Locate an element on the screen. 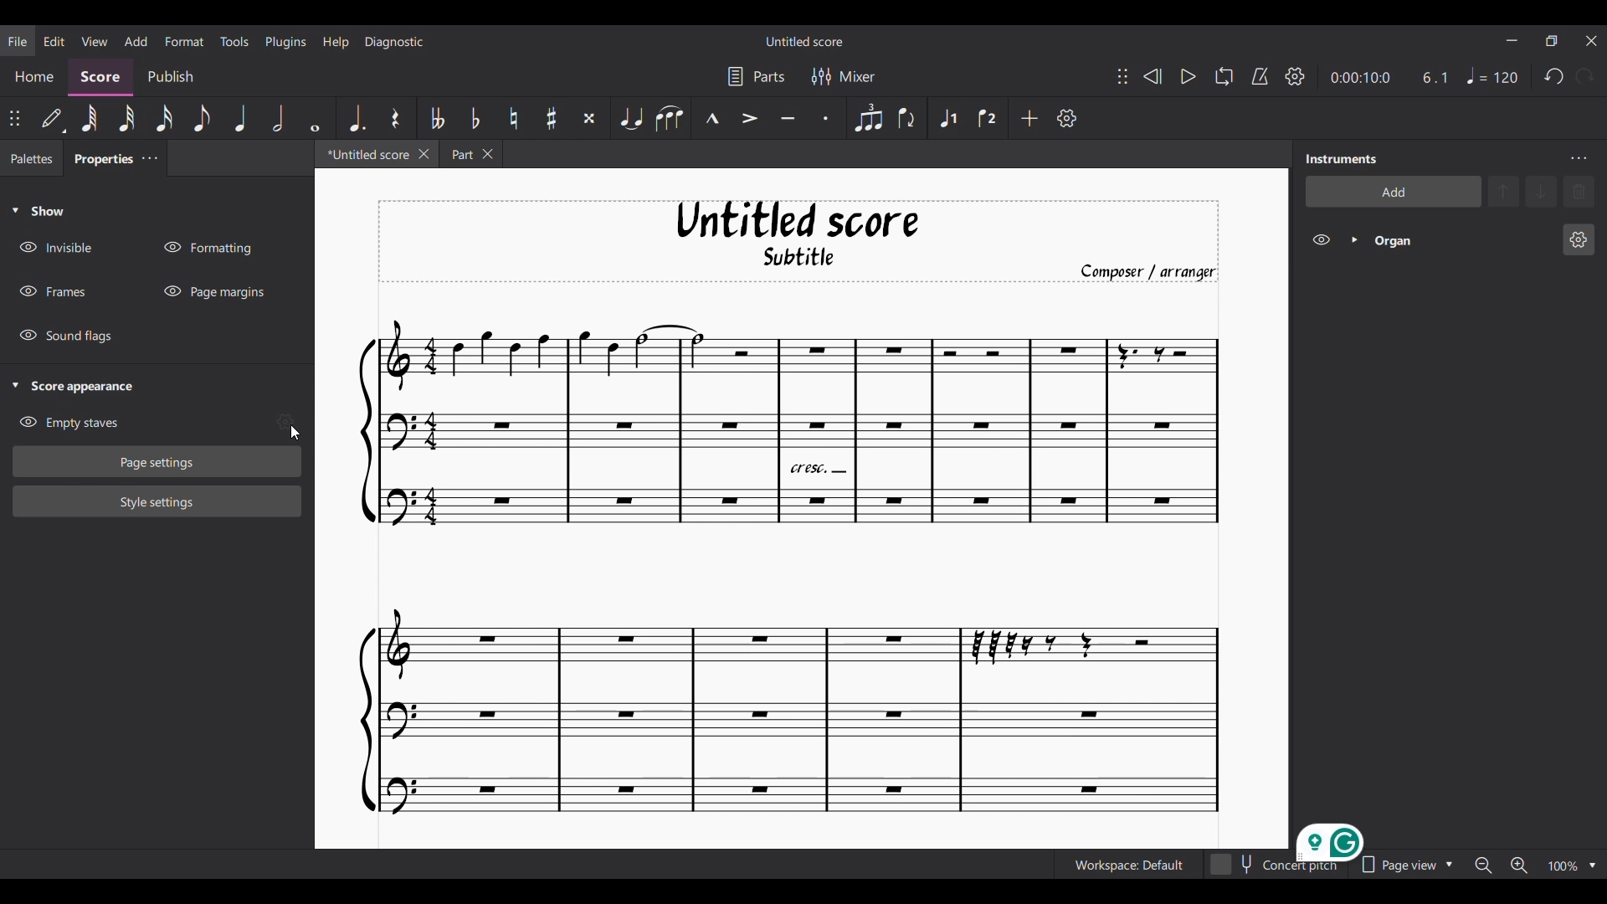 This screenshot has height=904, width=1607. Flip direction is located at coordinates (907, 118).